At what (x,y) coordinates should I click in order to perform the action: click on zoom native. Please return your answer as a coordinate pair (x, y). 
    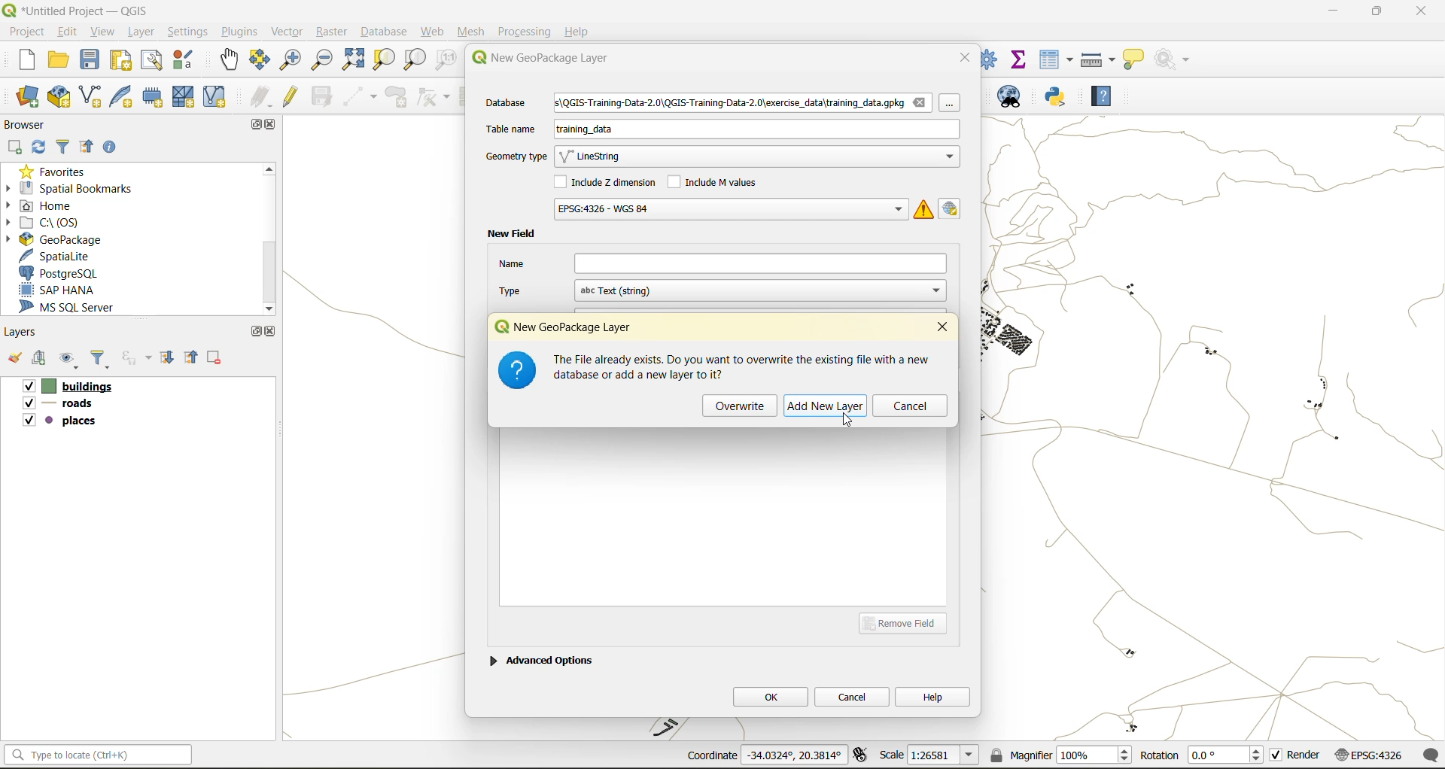
    Looking at the image, I should click on (446, 62).